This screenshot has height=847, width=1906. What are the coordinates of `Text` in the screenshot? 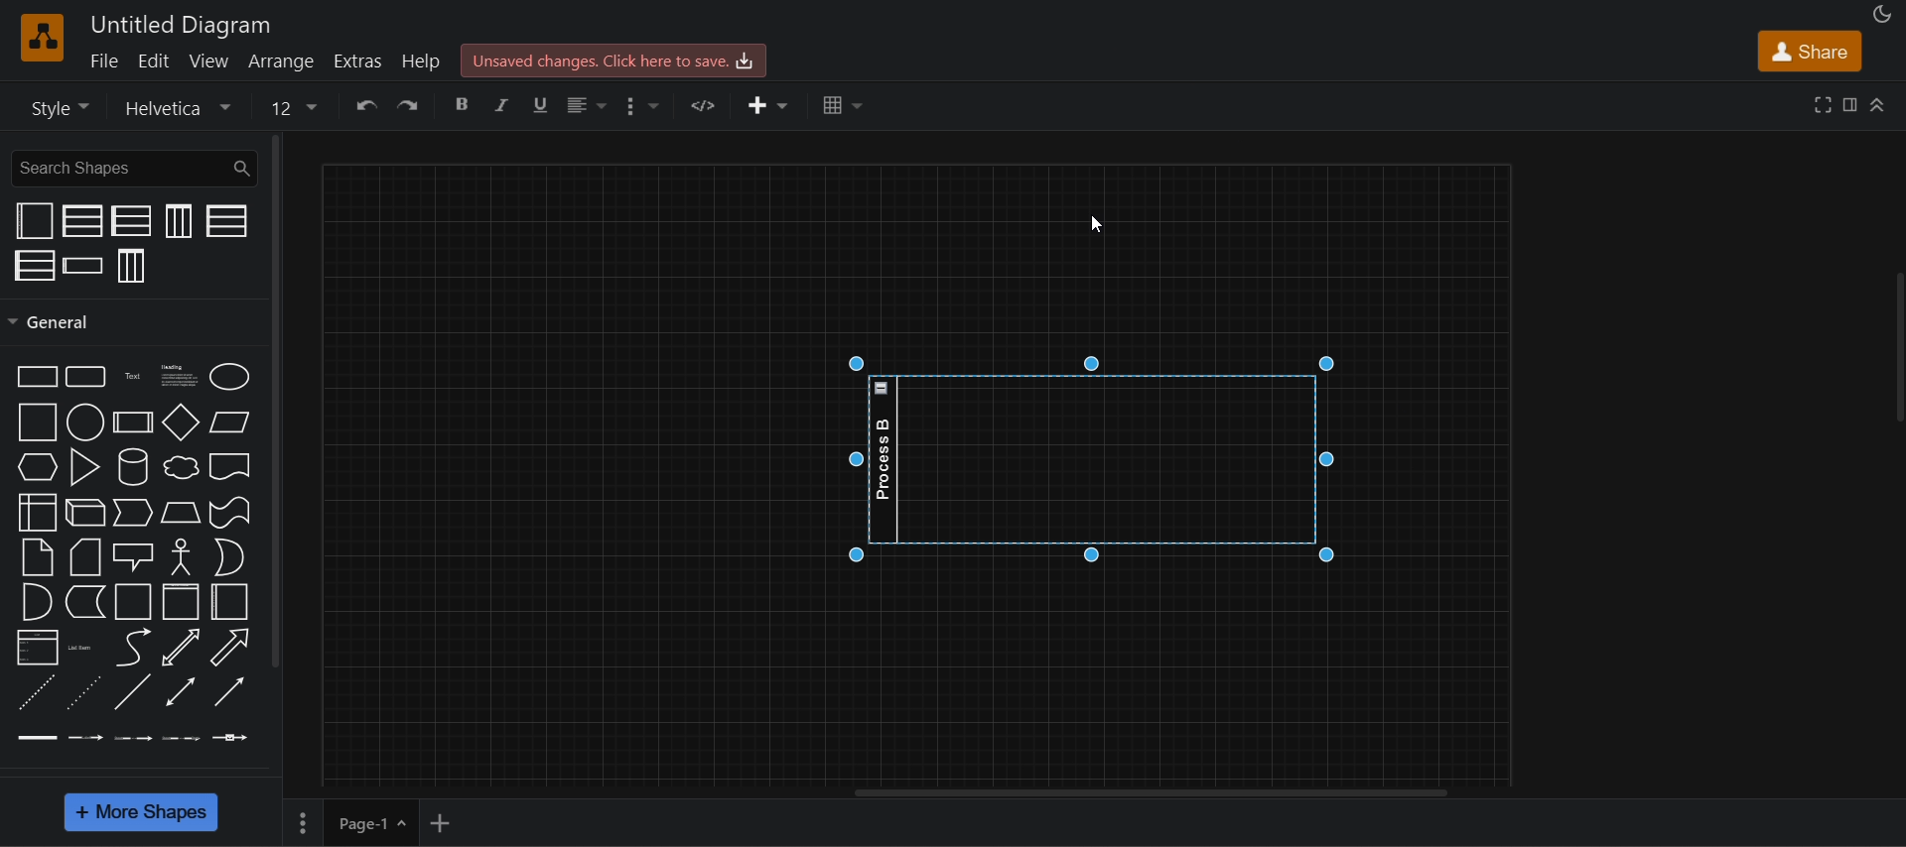 It's located at (131, 376).